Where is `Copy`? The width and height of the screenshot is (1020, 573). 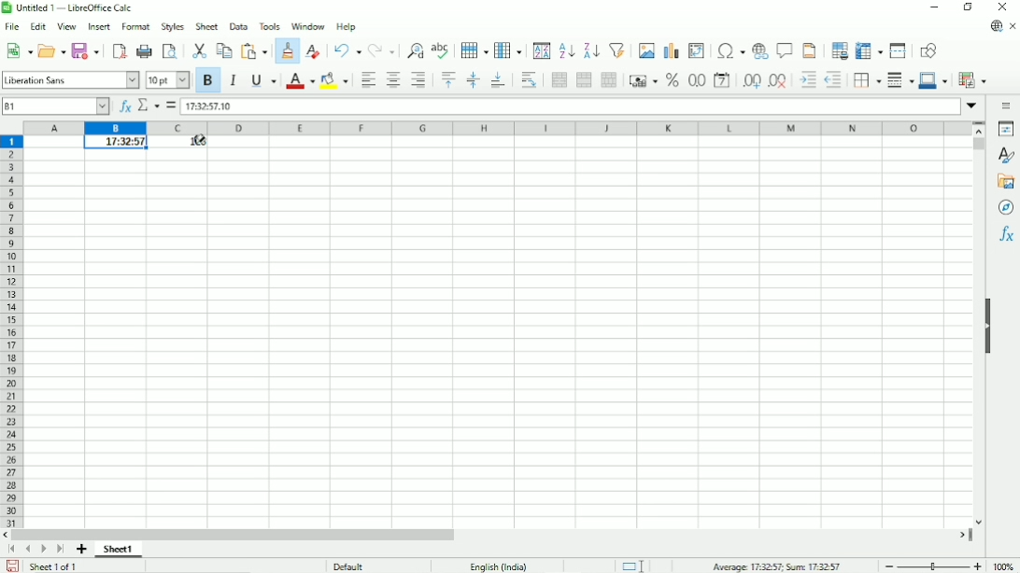
Copy is located at coordinates (224, 50).